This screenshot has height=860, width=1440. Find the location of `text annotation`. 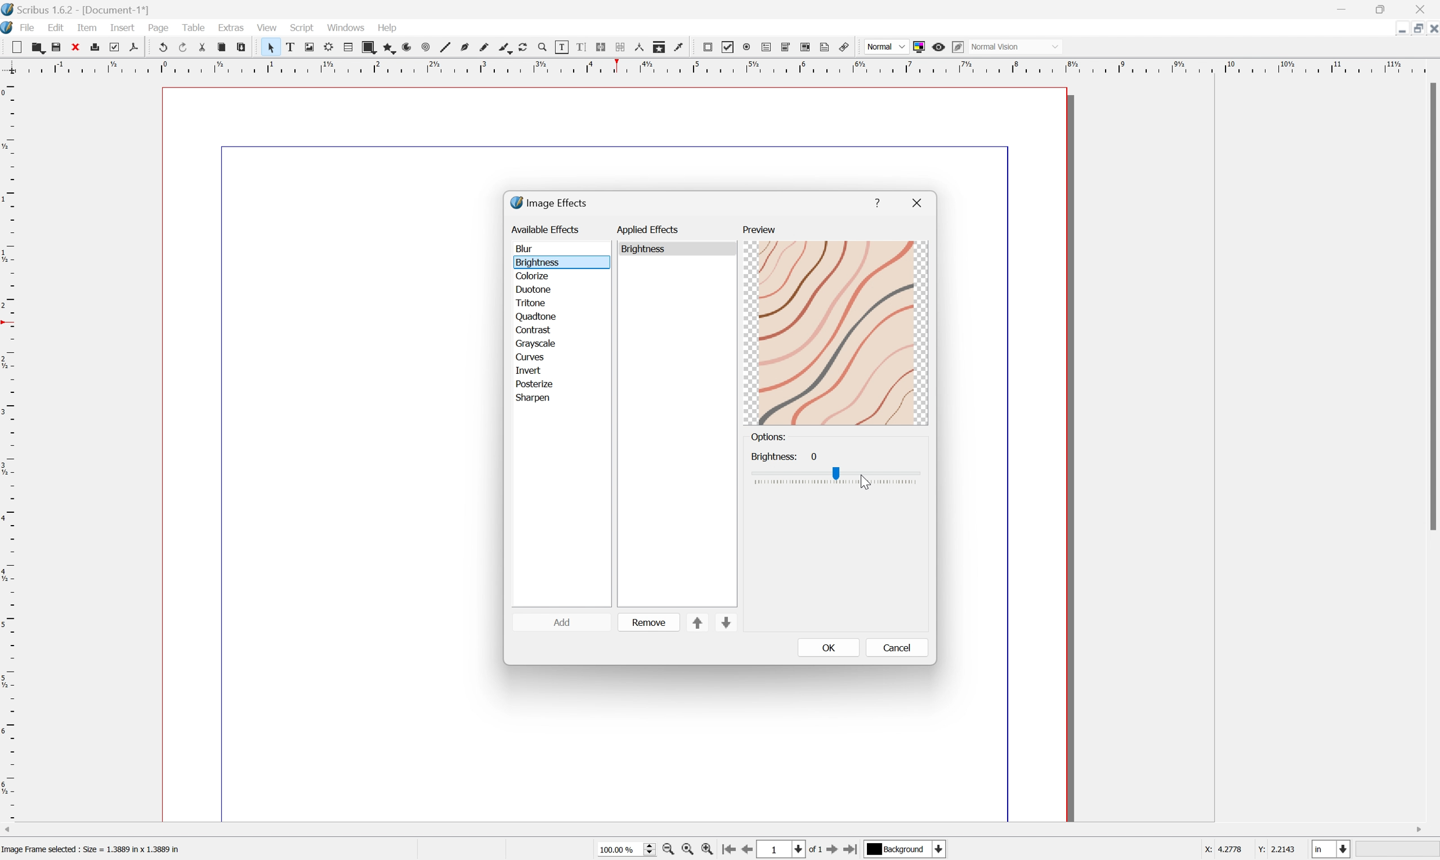

text annotation is located at coordinates (826, 47).